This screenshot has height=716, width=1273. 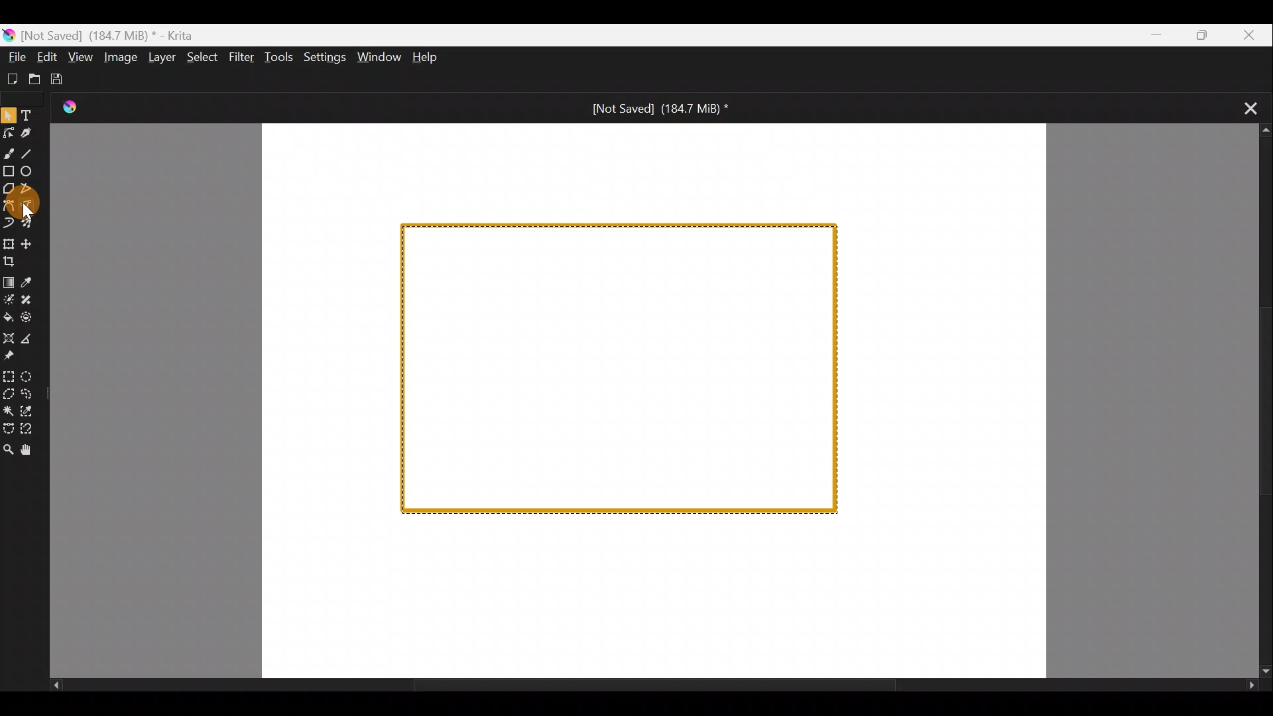 What do you see at coordinates (8, 395) in the screenshot?
I see `Polygonal selection tool` at bounding box center [8, 395].